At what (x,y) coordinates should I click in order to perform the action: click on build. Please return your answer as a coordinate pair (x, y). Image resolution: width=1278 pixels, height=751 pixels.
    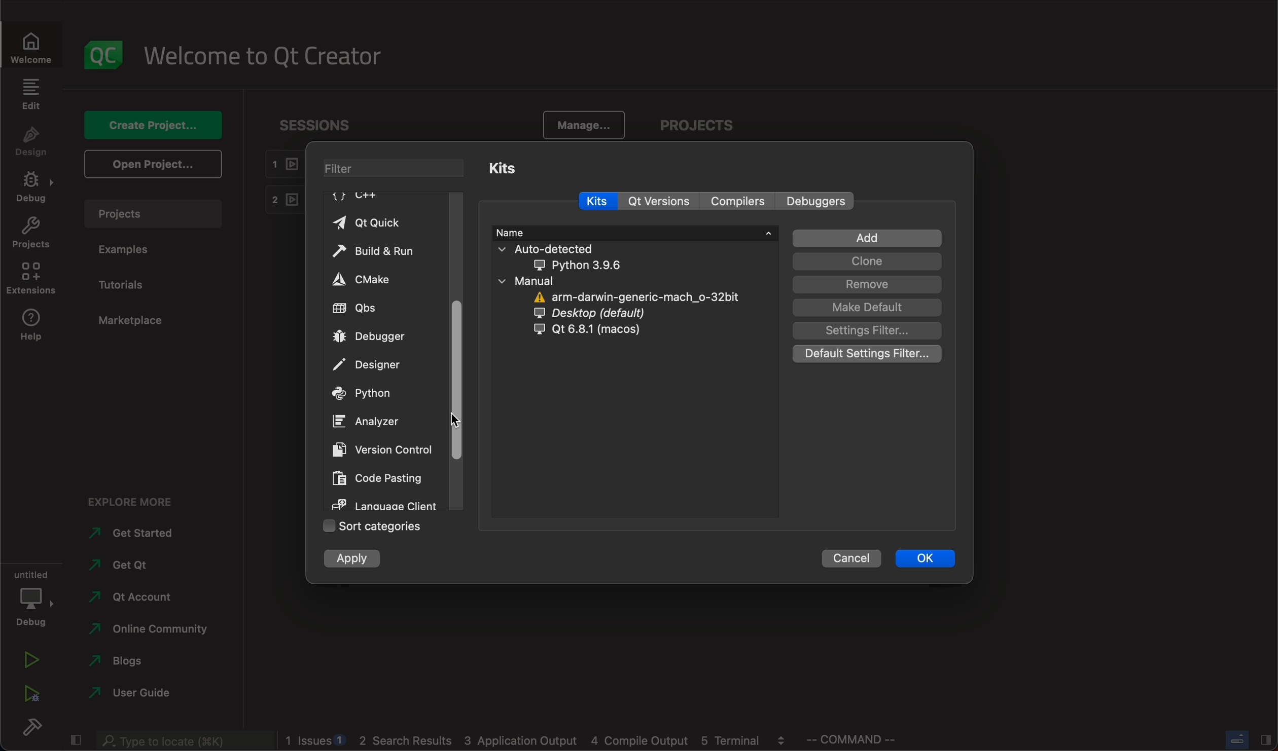
    Looking at the image, I should click on (30, 727).